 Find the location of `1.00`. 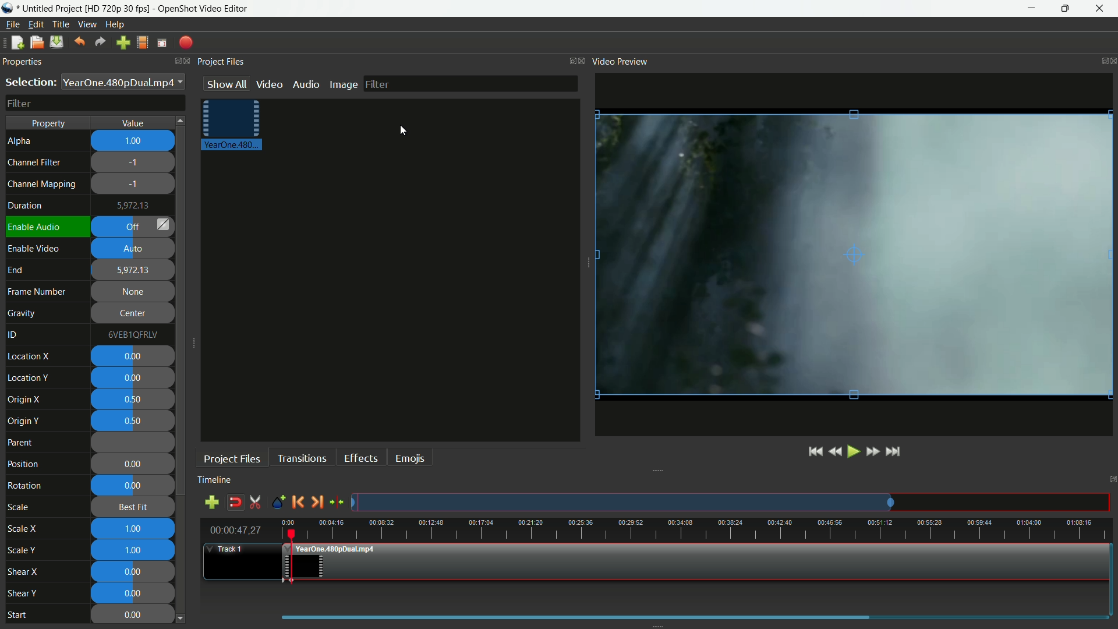

1.00 is located at coordinates (135, 142).